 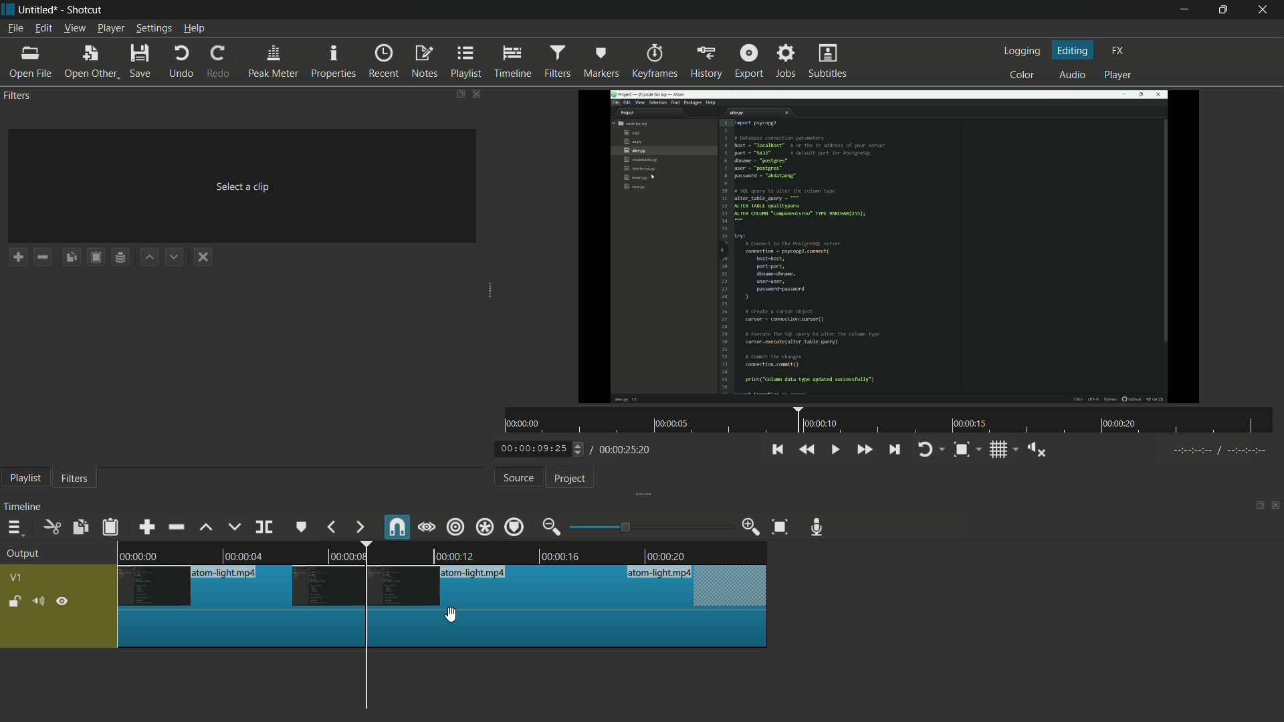 What do you see at coordinates (553, 527) in the screenshot?
I see `zoom out` at bounding box center [553, 527].